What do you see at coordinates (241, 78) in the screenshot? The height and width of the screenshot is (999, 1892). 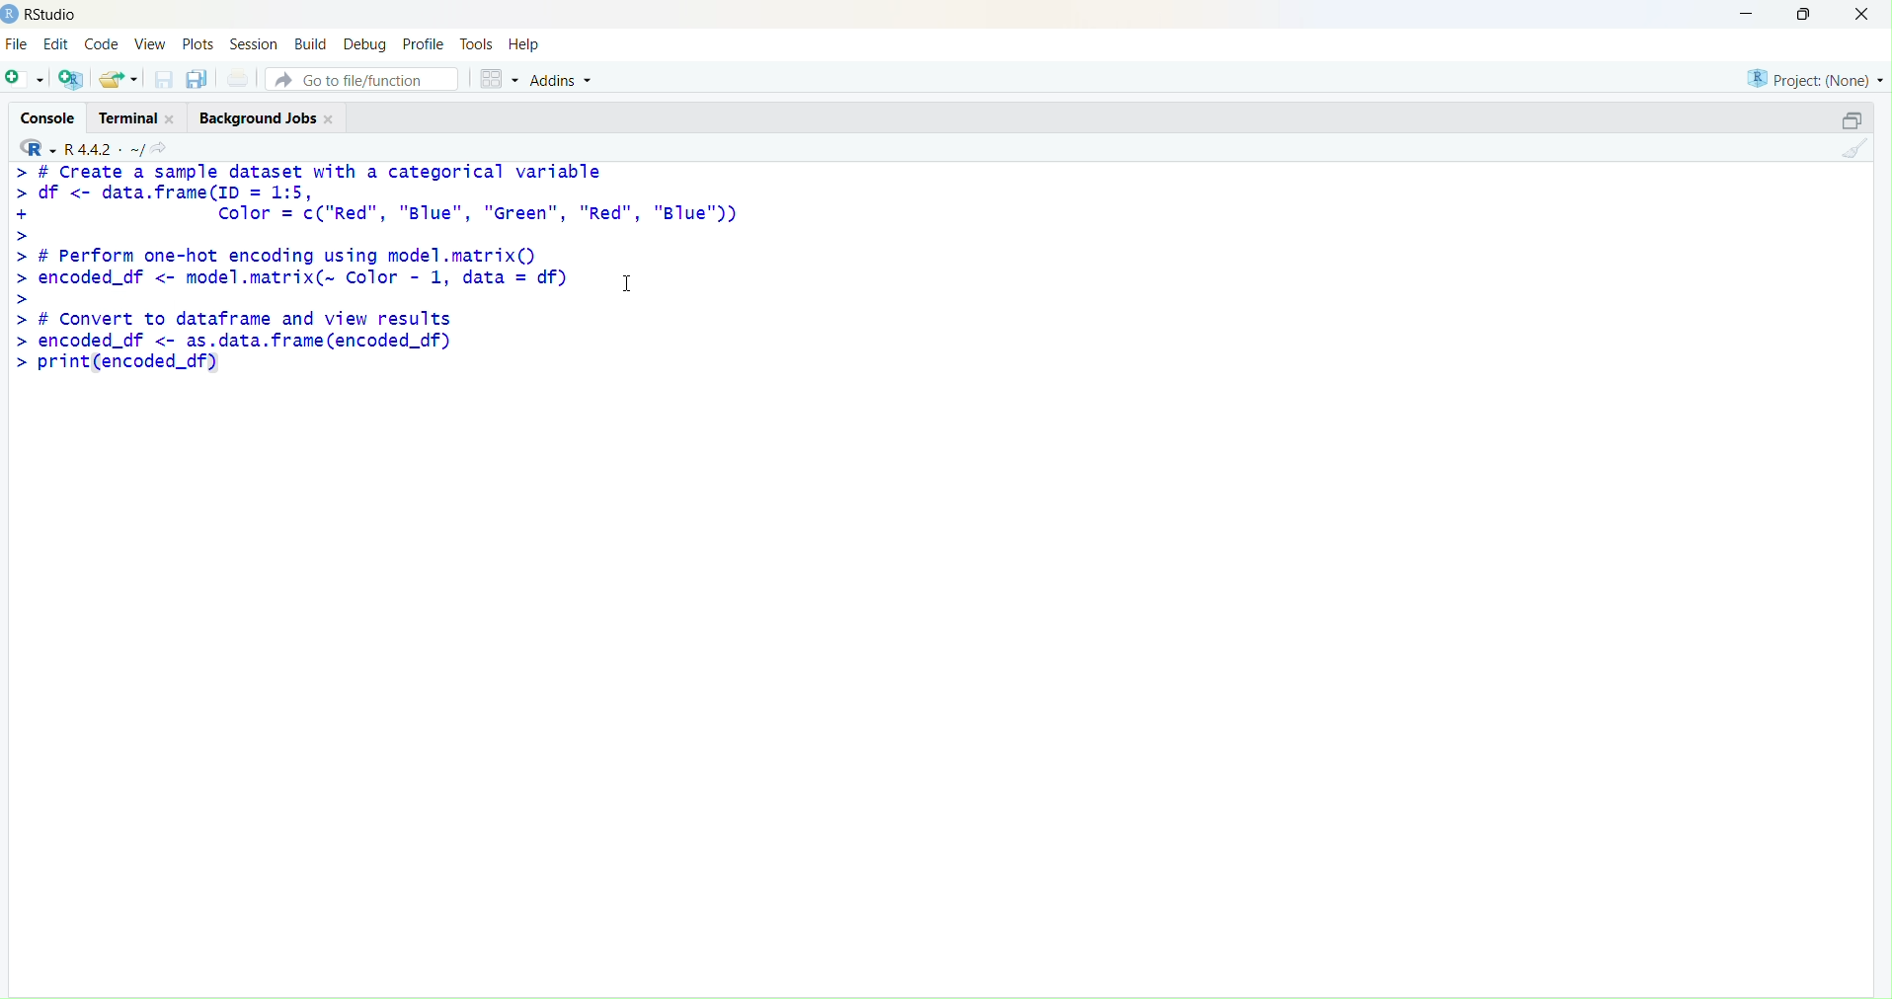 I see `print` at bounding box center [241, 78].